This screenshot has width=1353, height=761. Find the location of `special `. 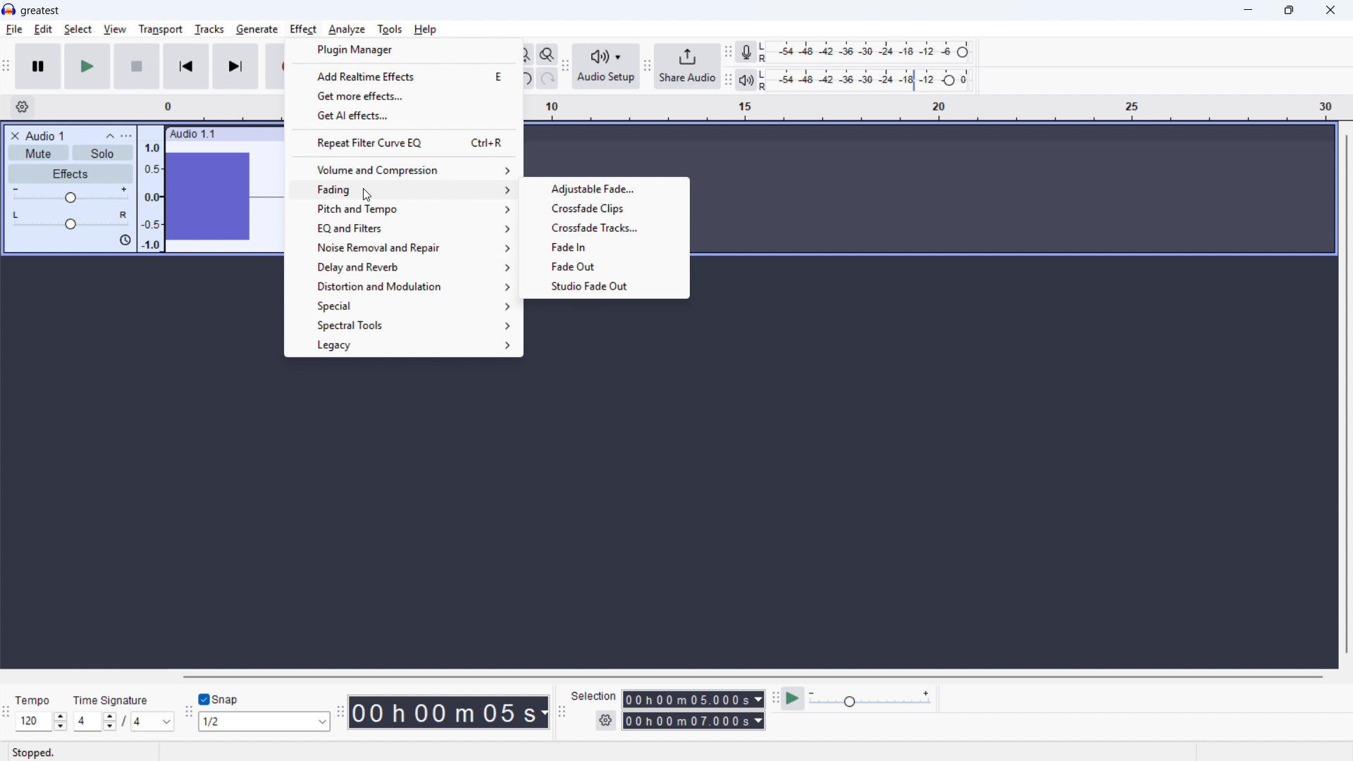

special  is located at coordinates (404, 307).